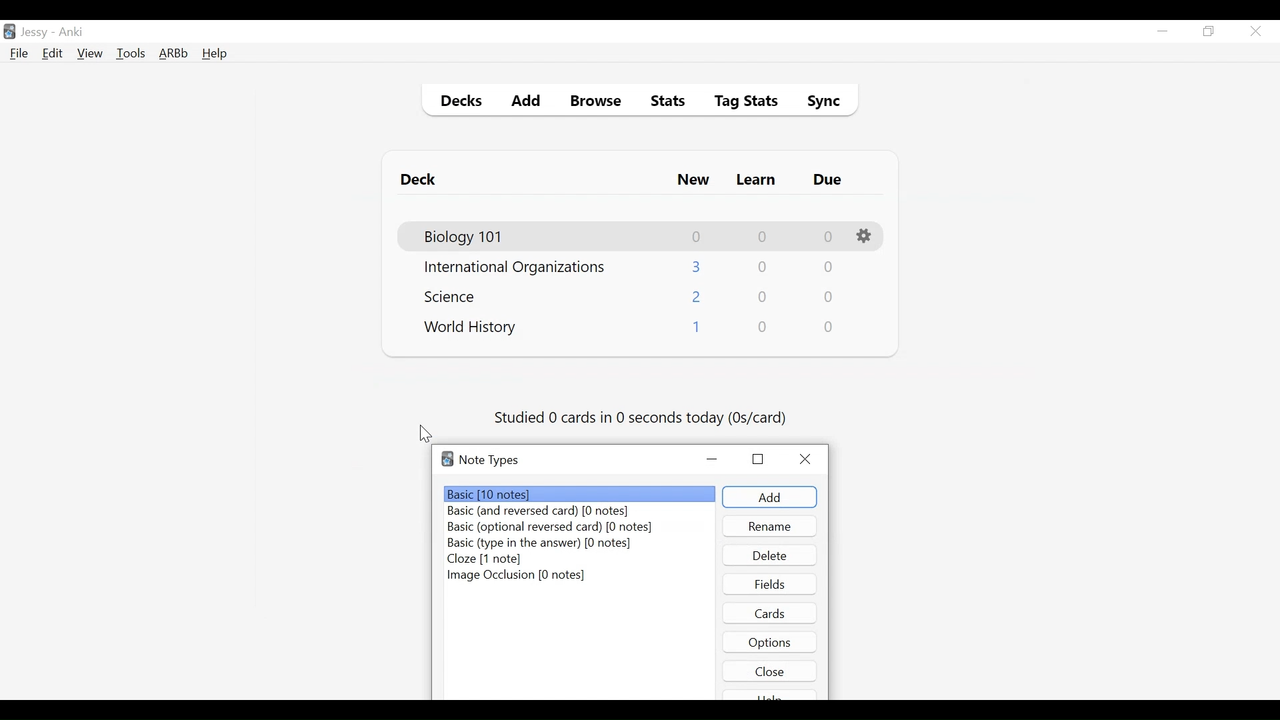 This screenshot has width=1280, height=720. Describe the element at coordinates (454, 296) in the screenshot. I see `Deck Name` at that location.